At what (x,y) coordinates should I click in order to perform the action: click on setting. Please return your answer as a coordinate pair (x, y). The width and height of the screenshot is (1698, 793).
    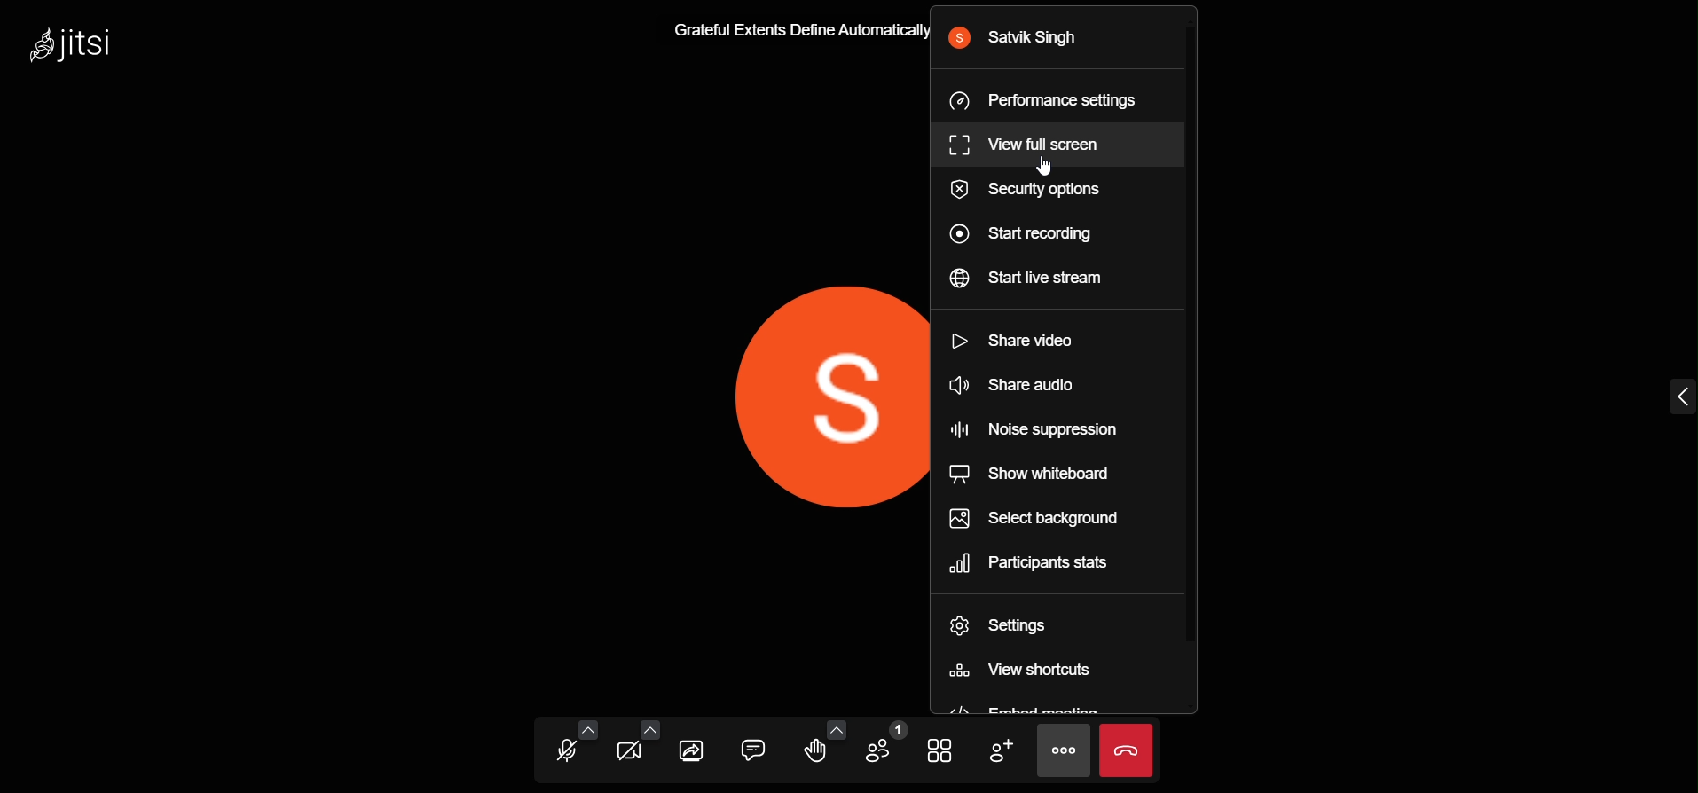
    Looking at the image, I should click on (1004, 629).